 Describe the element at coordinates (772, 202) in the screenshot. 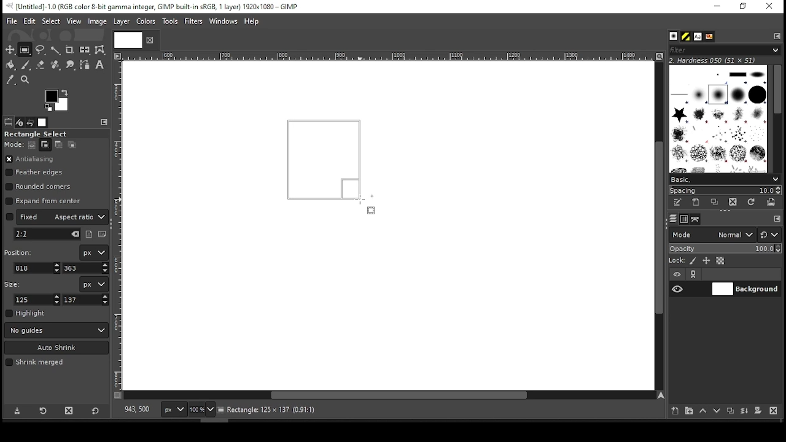

I see `open brush as image` at that location.